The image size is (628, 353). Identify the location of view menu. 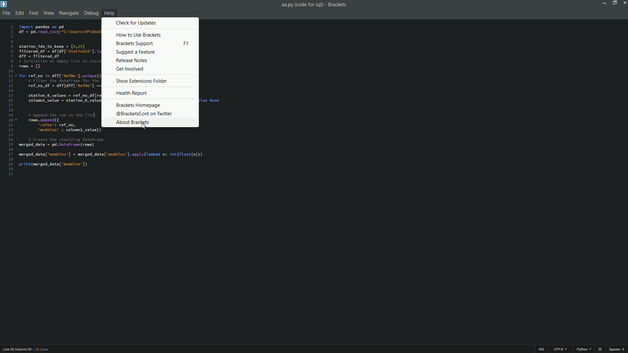
(49, 13).